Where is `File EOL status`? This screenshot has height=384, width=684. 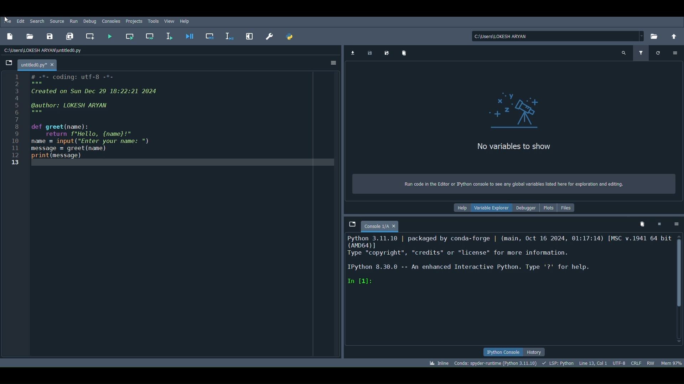
File EOL status is located at coordinates (635, 362).